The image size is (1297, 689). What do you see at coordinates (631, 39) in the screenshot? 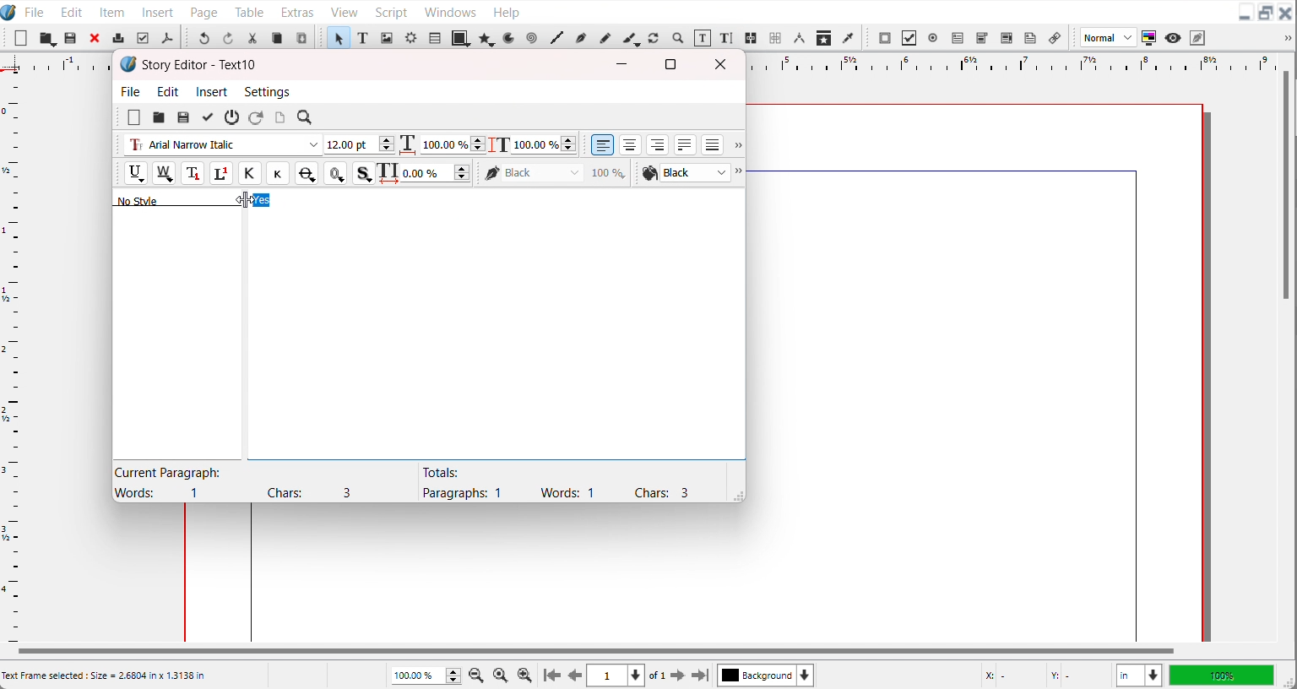
I see `Calligraphic line` at bounding box center [631, 39].